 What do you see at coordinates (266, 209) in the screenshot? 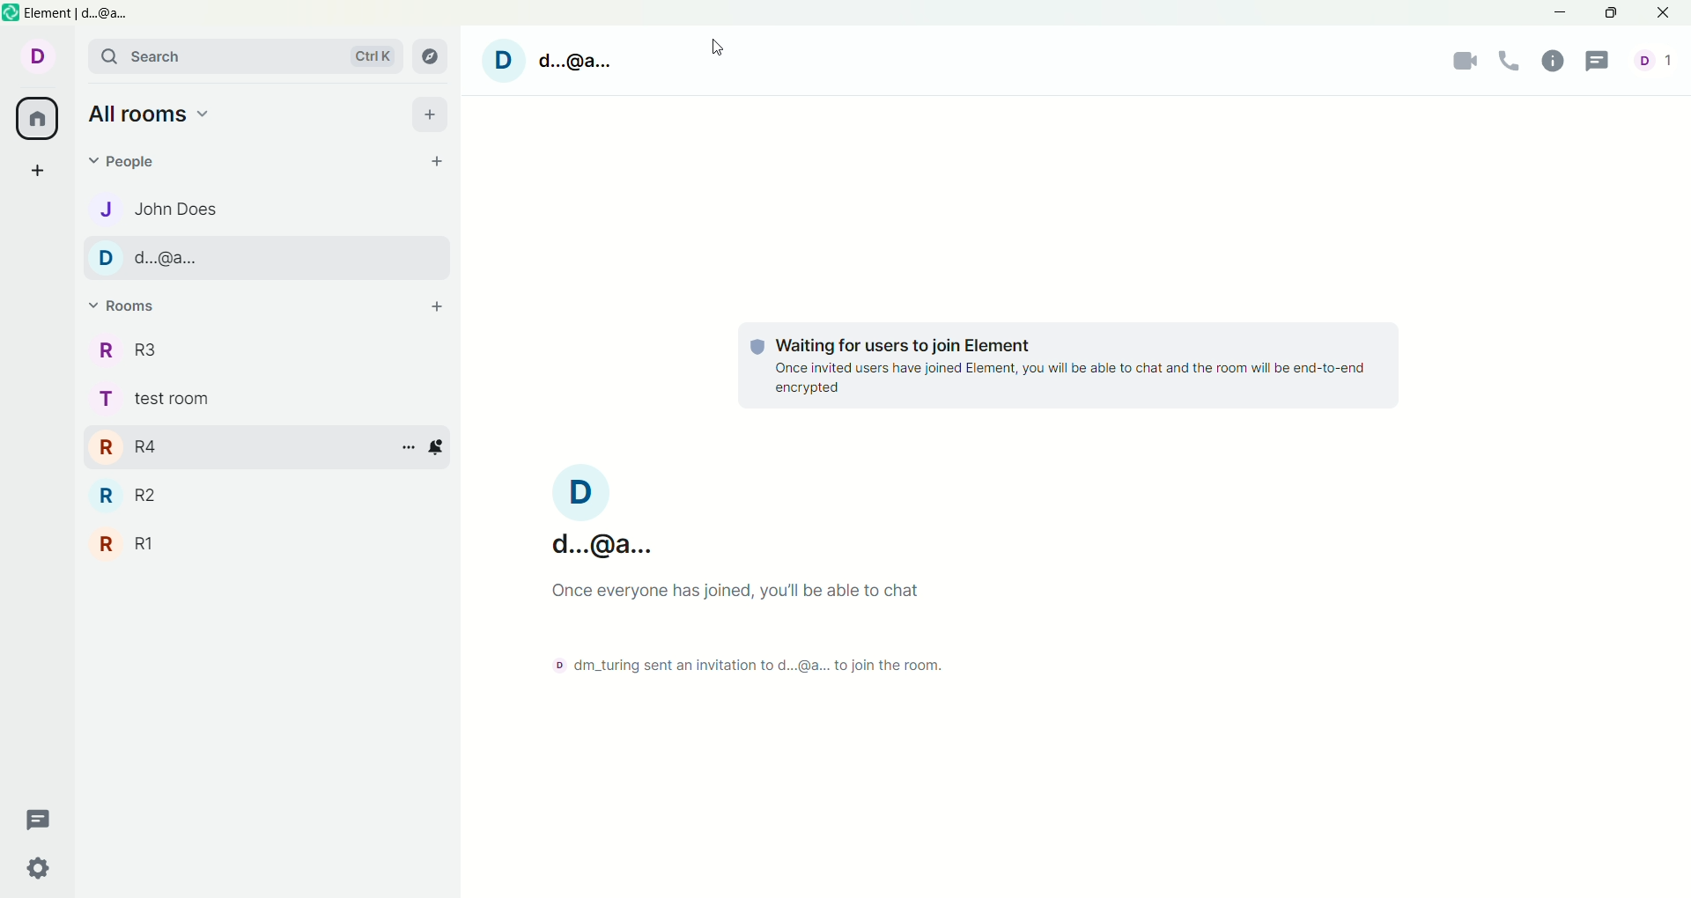
I see `John Does, chat 1` at bounding box center [266, 209].